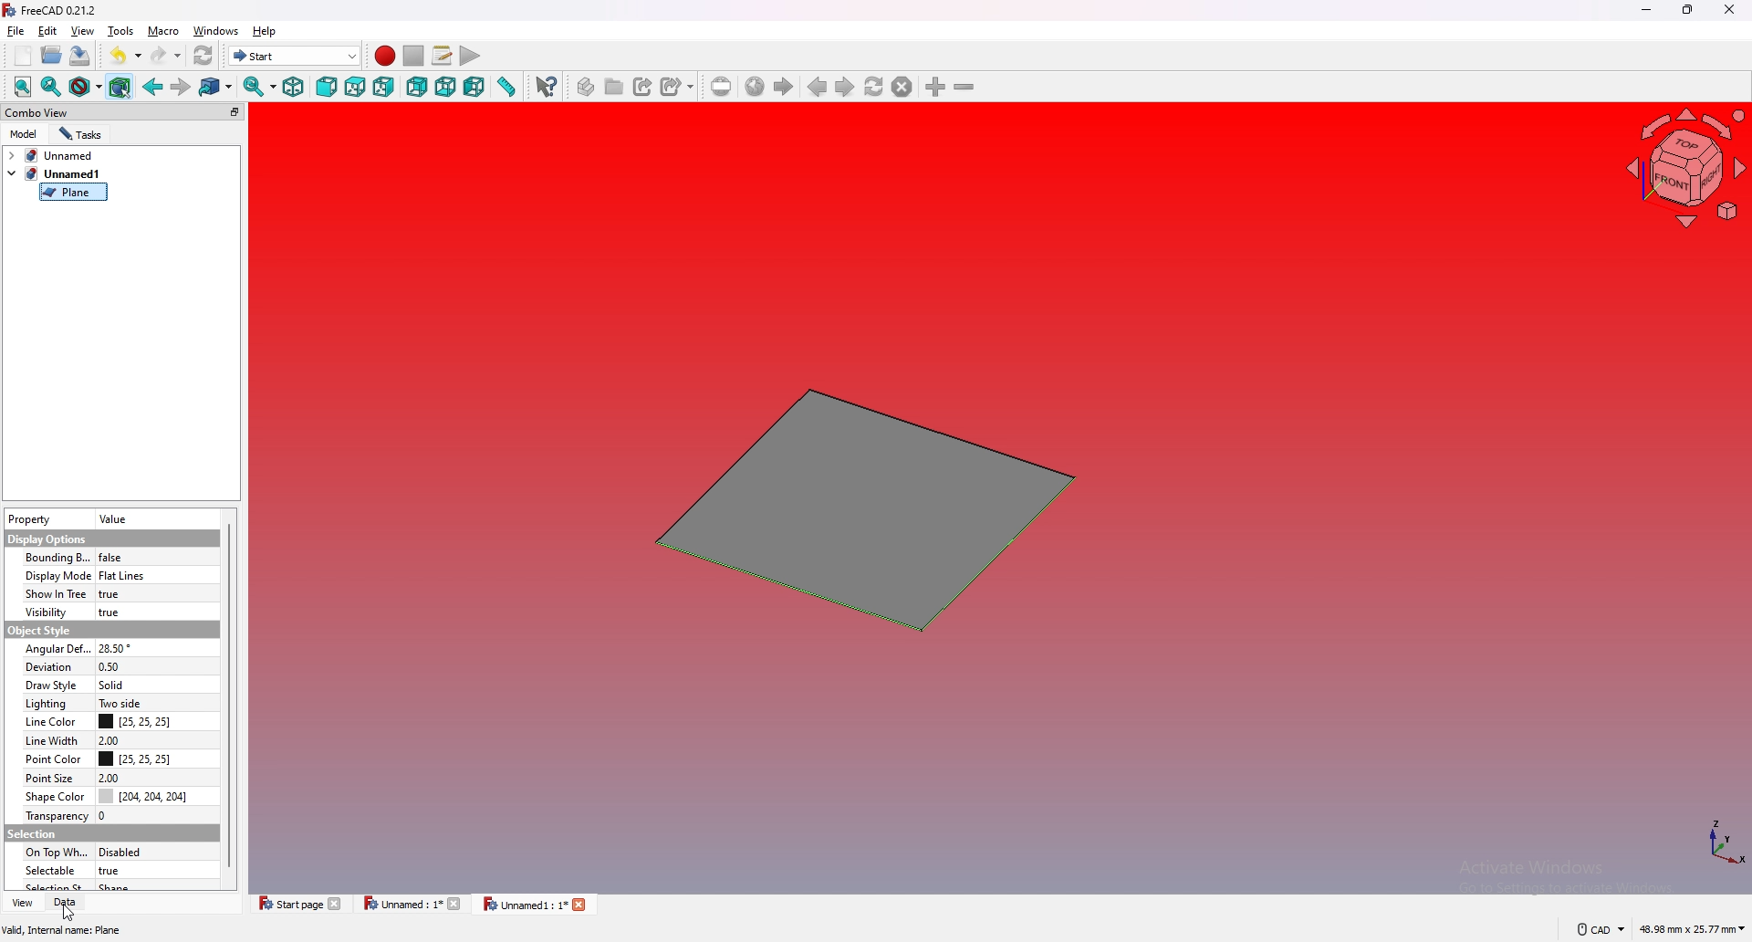 Image resolution: width=1752 pixels, height=942 pixels. Describe the element at coordinates (112, 667) in the screenshot. I see `0.50` at that location.